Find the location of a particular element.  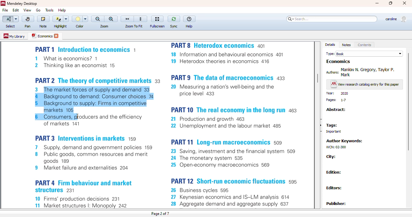

contents is located at coordinates (365, 45).